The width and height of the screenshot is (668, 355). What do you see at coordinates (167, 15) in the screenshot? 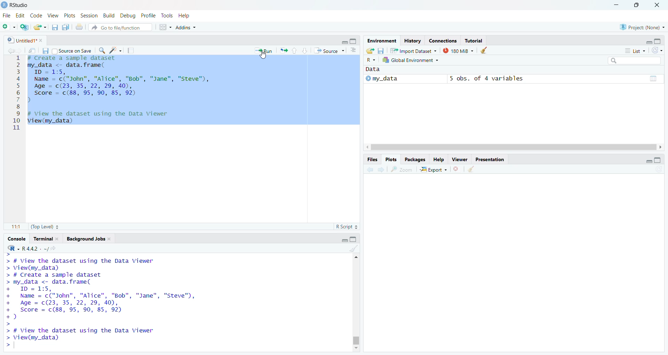
I see `Tools` at bounding box center [167, 15].